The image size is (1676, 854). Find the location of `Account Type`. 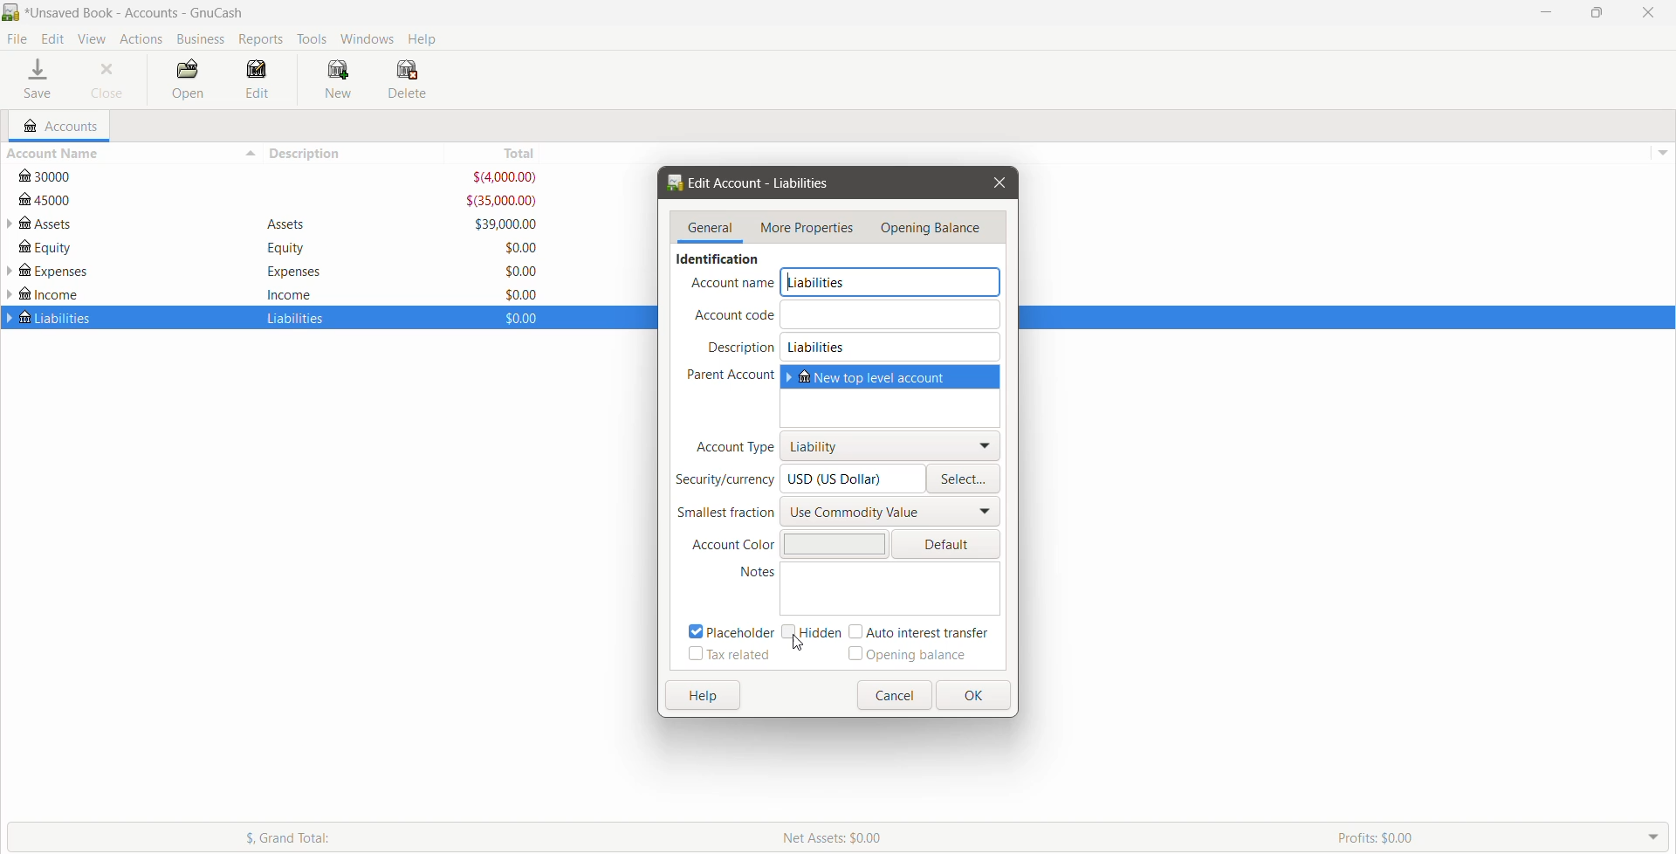

Account Type is located at coordinates (732, 446).